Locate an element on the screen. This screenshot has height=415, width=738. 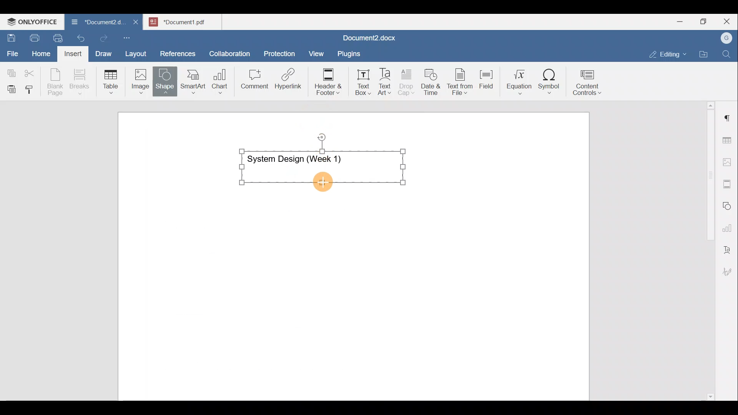
Scroll bar is located at coordinates (708, 249).